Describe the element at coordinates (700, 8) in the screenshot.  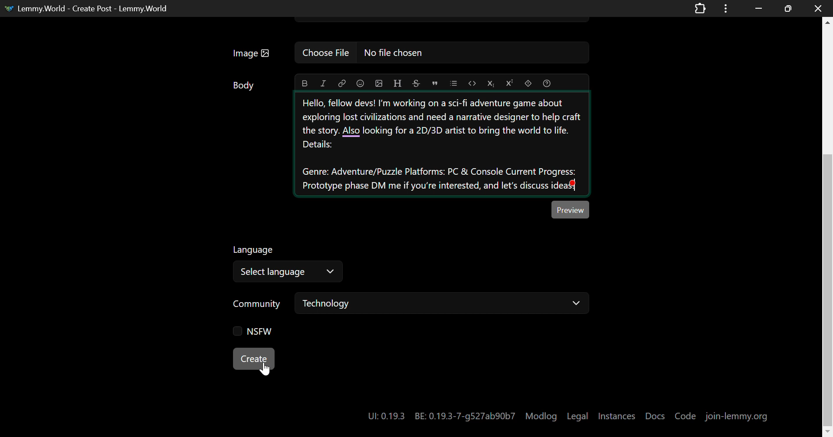
I see `Extensions` at that location.